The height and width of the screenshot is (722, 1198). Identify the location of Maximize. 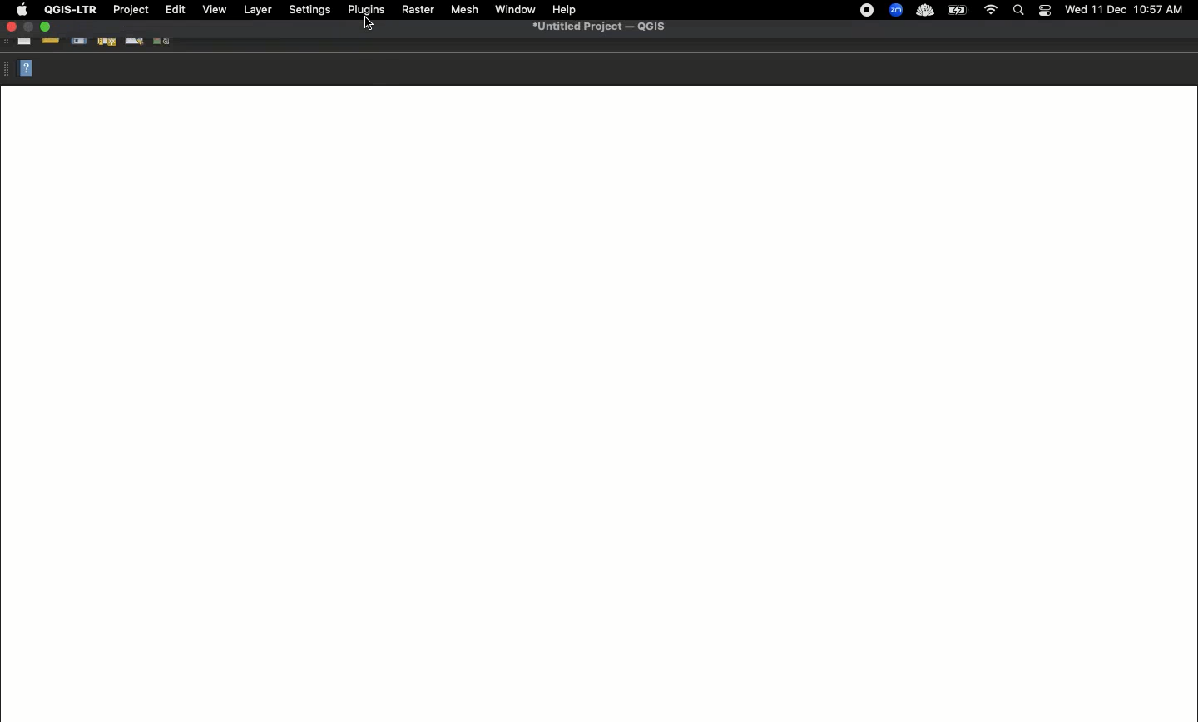
(46, 27).